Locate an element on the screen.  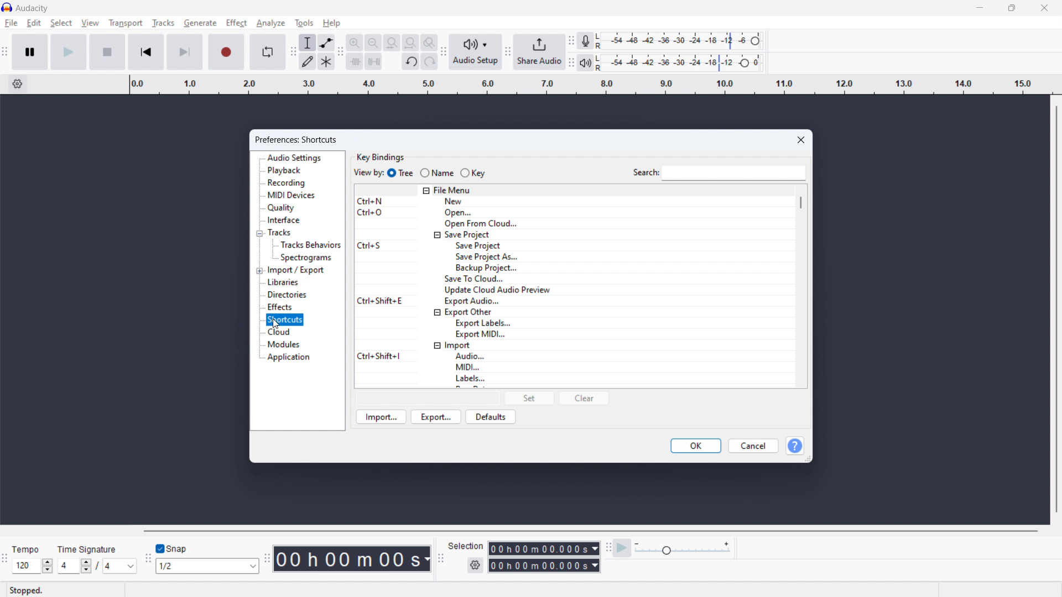
selection tool is located at coordinates (308, 42).